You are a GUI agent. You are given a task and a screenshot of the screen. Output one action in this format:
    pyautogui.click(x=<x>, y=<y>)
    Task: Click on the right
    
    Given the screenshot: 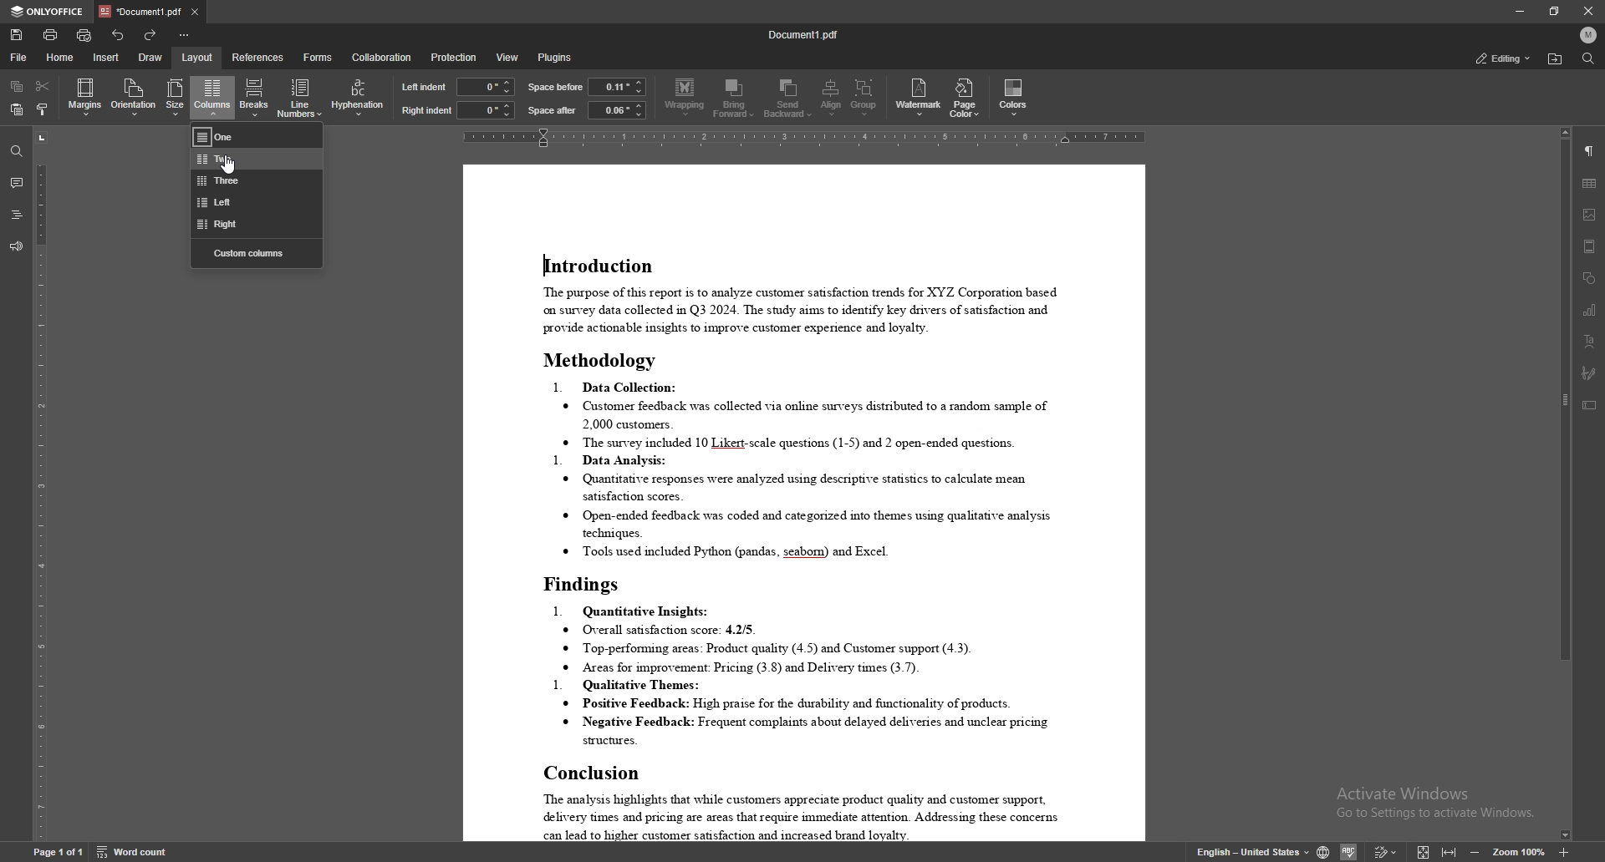 What is the action you would take?
    pyautogui.click(x=253, y=226)
    